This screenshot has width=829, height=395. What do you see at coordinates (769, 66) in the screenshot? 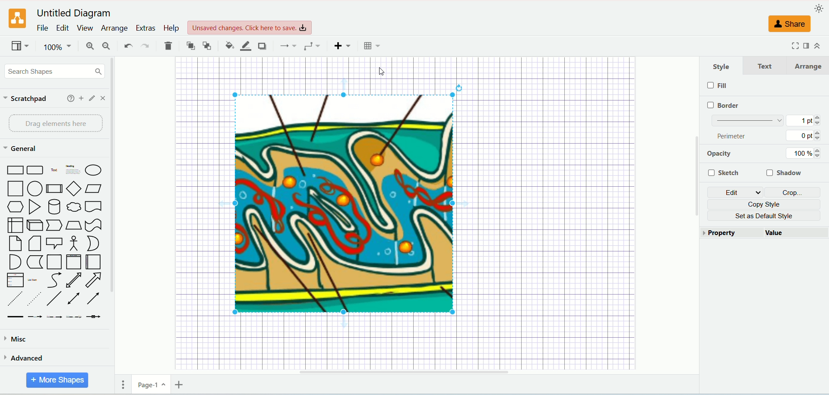
I see `text` at bounding box center [769, 66].